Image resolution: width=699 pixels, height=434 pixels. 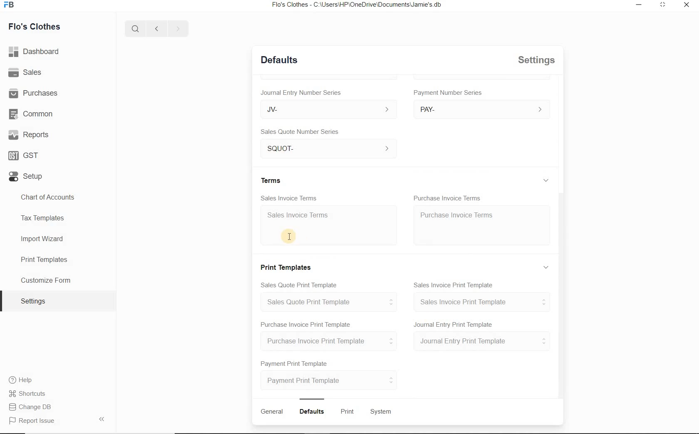 I want to click on Purchase Invoice Terms, so click(x=482, y=225).